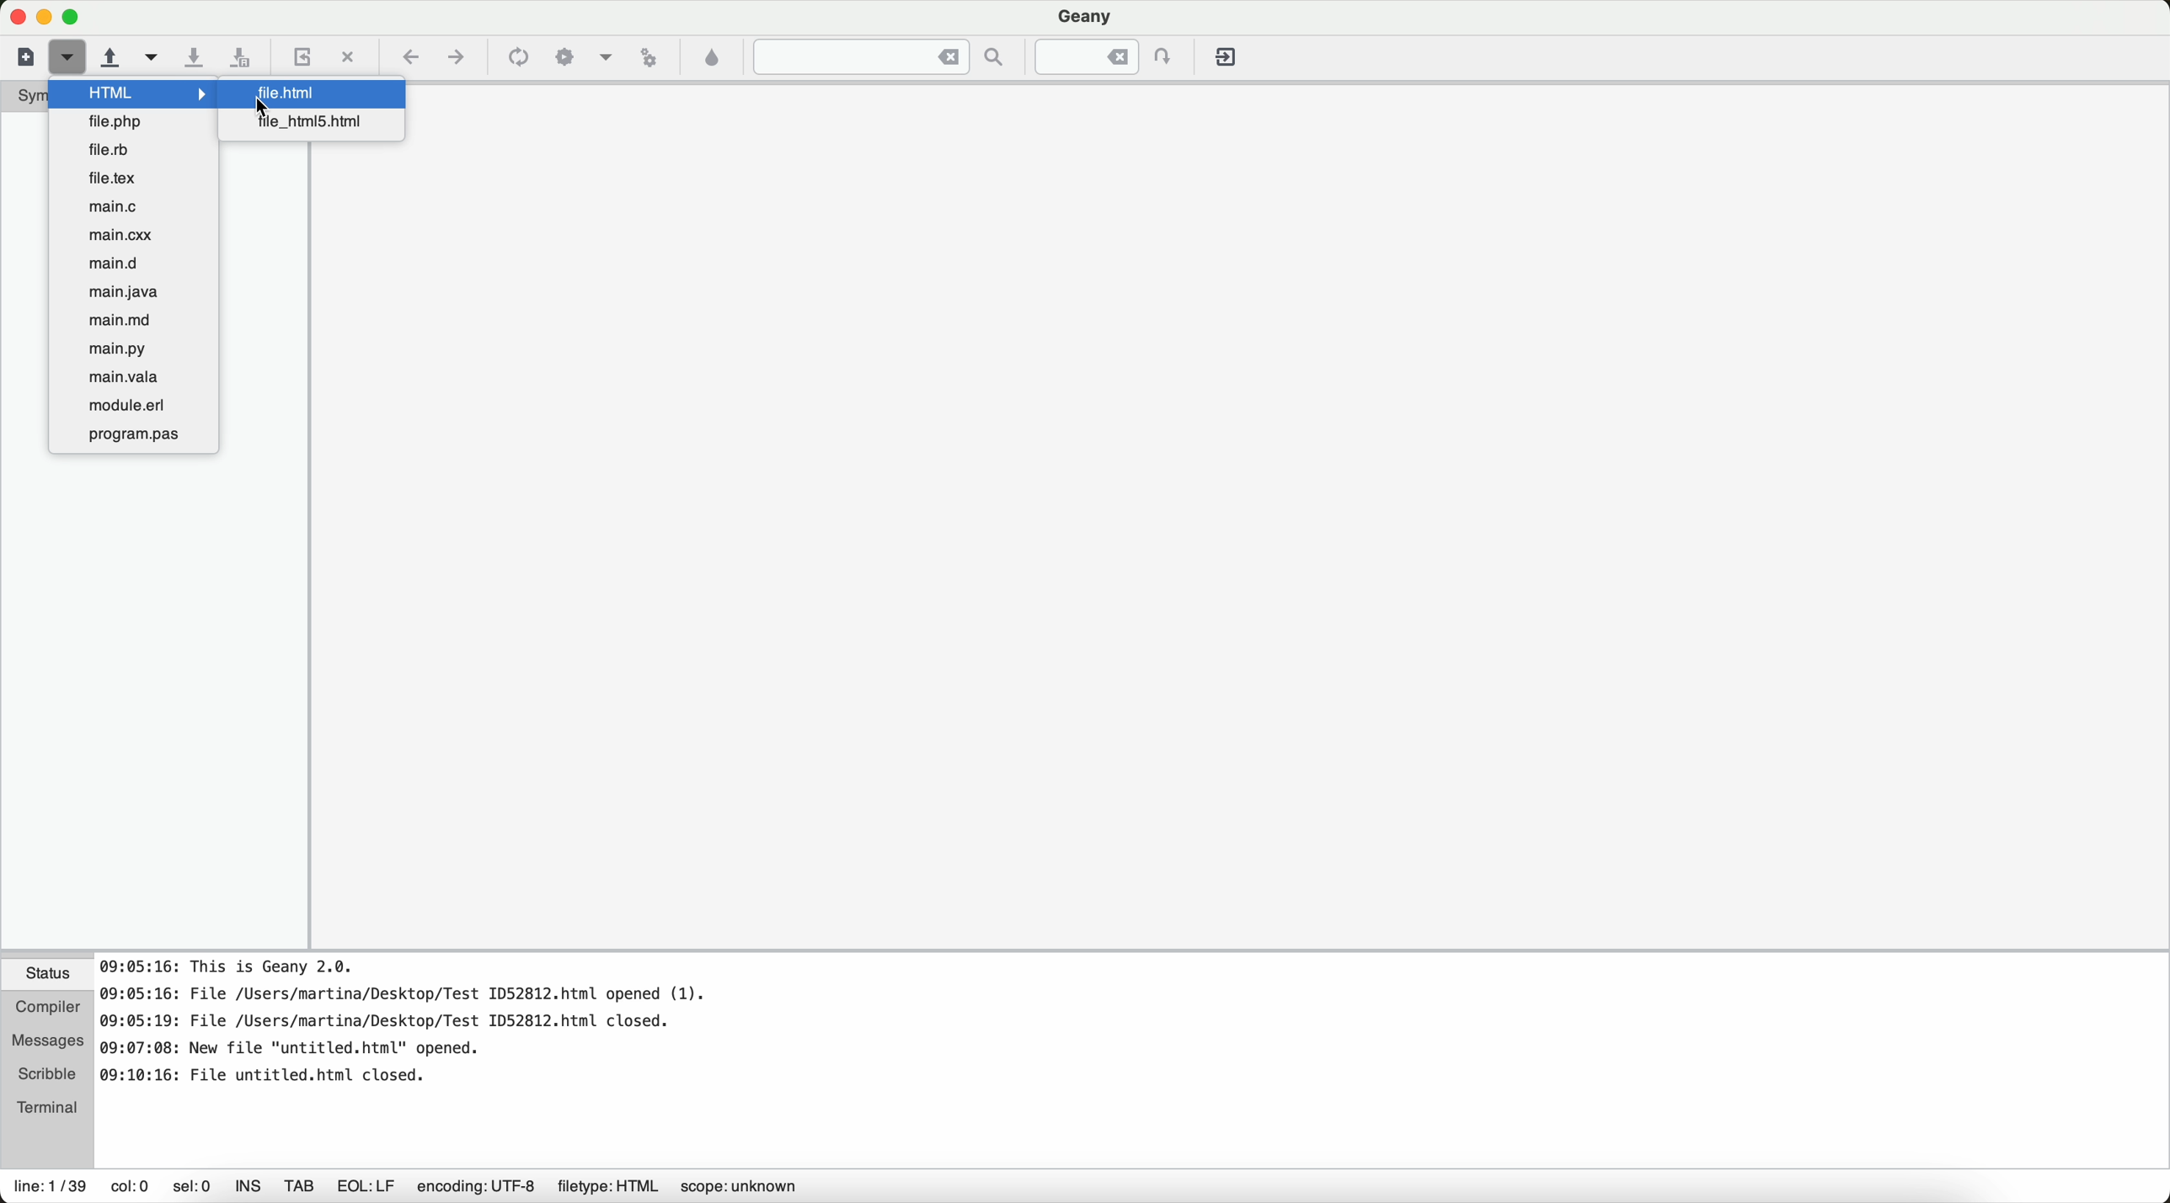 The height and width of the screenshot is (1203, 2170). I want to click on screen buttons, so click(47, 15).